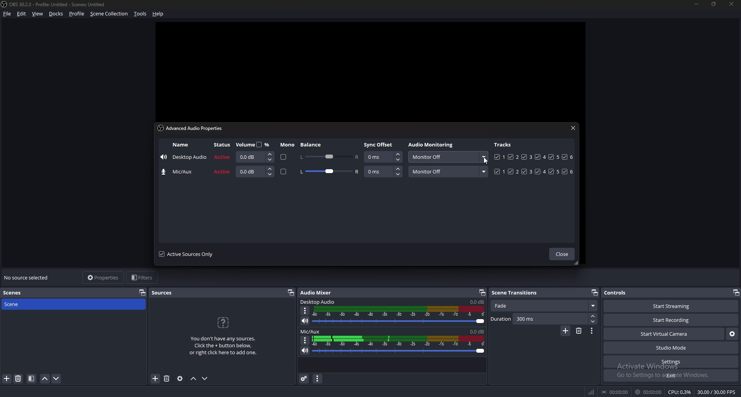 Image resolution: width=741 pixels, height=397 pixels. I want to click on add source, so click(155, 379).